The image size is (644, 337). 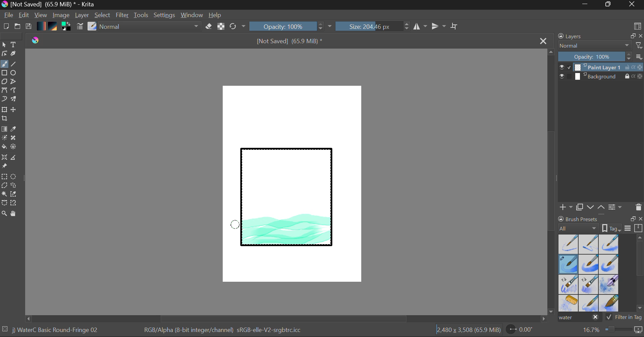 What do you see at coordinates (49, 5) in the screenshot?
I see `Window Title` at bounding box center [49, 5].